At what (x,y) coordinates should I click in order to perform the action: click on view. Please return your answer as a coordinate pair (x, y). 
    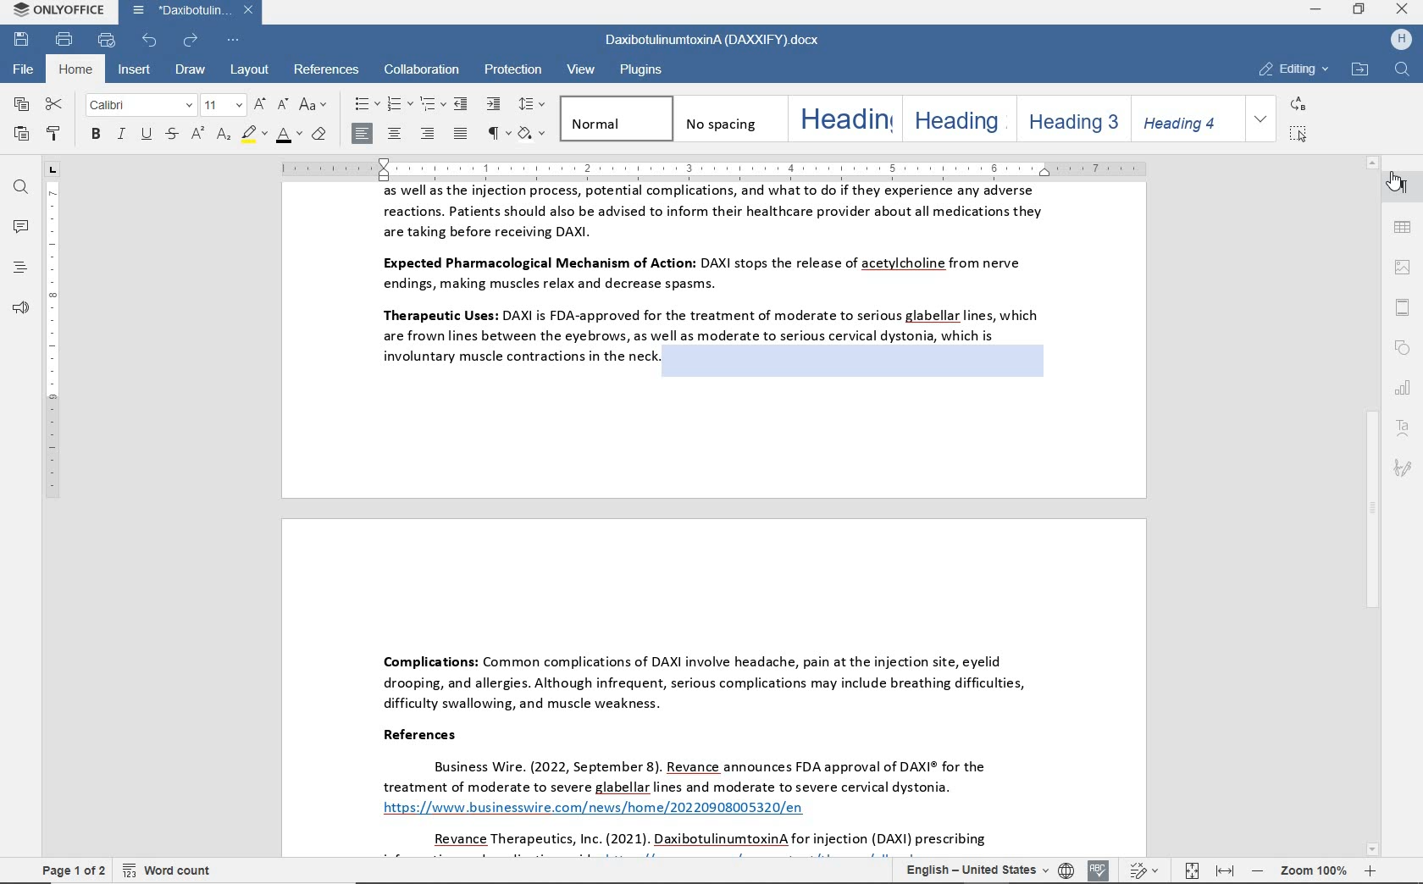
    Looking at the image, I should click on (583, 71).